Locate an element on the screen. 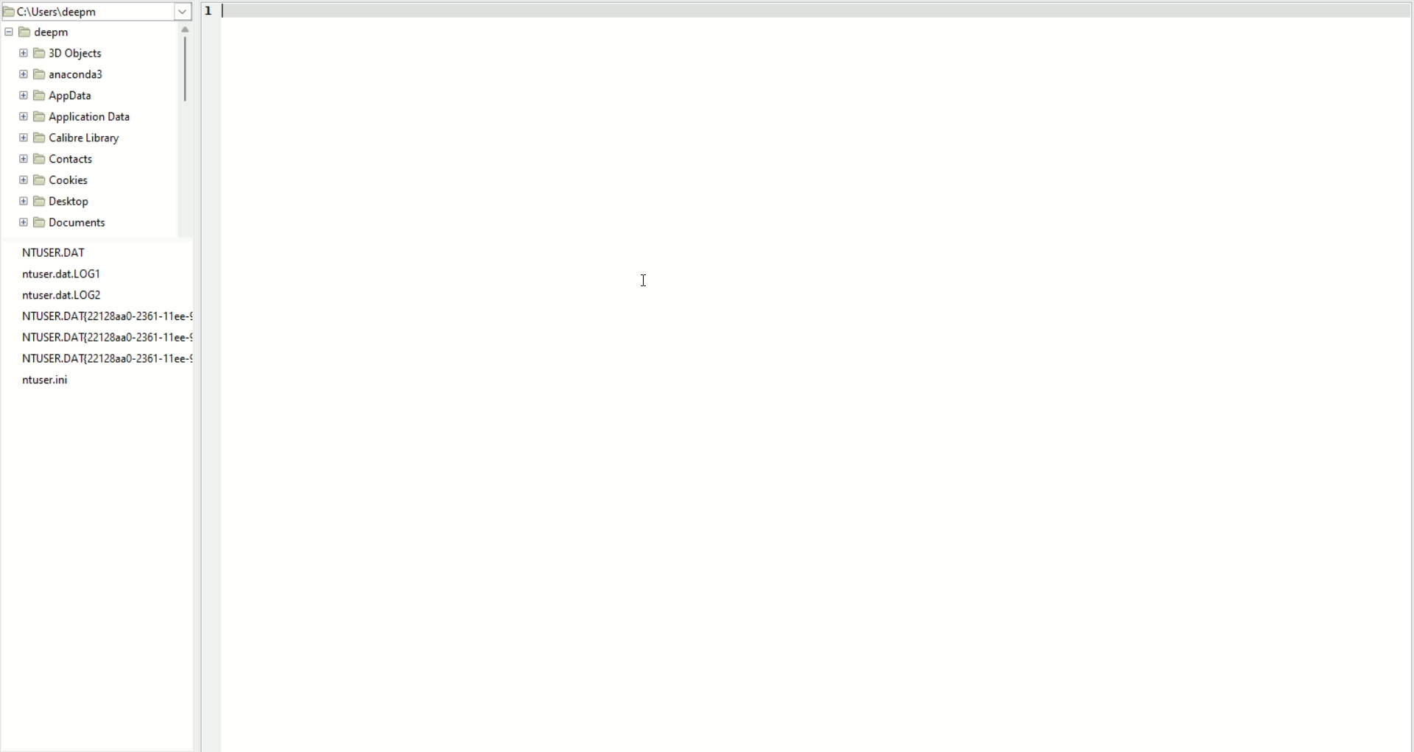 This screenshot has height=752, width=1414. file name is located at coordinates (57, 252).